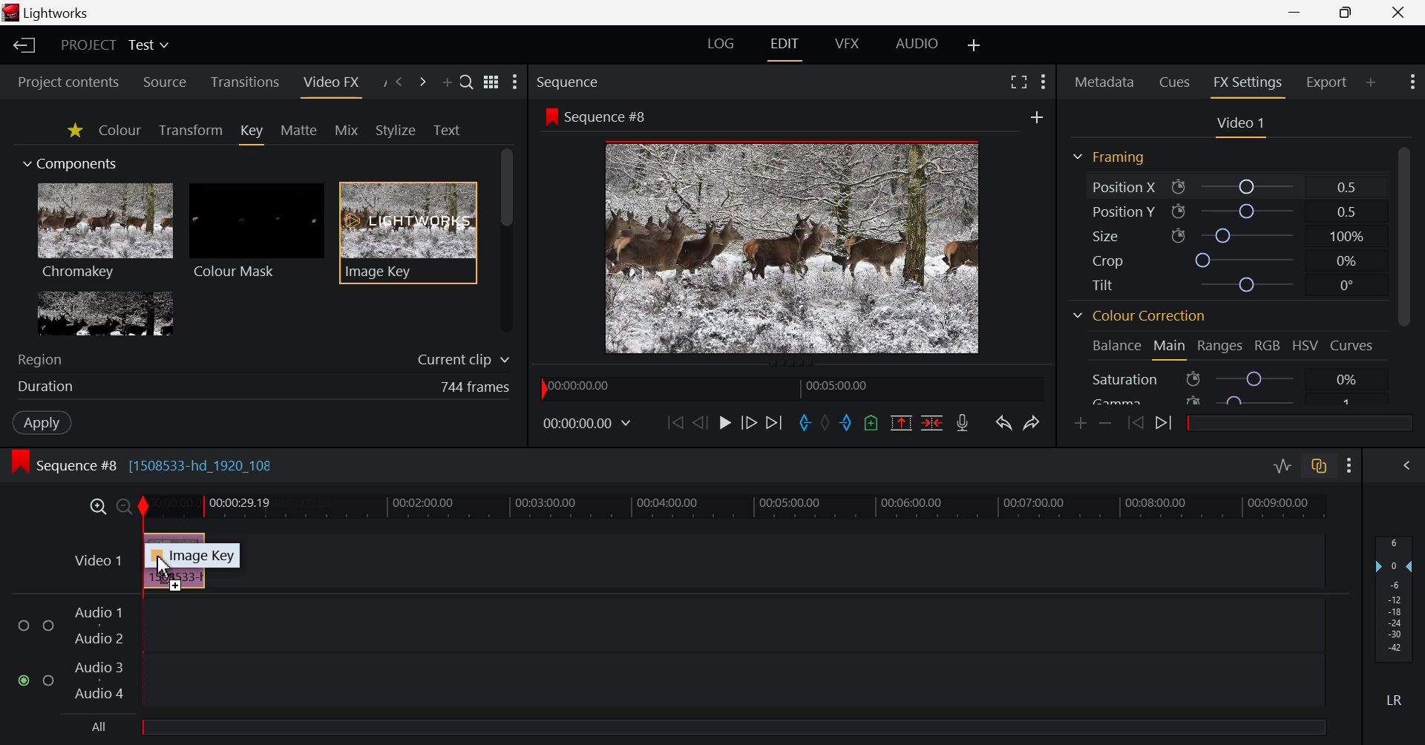  I want to click on Chromakey, so click(105, 234).